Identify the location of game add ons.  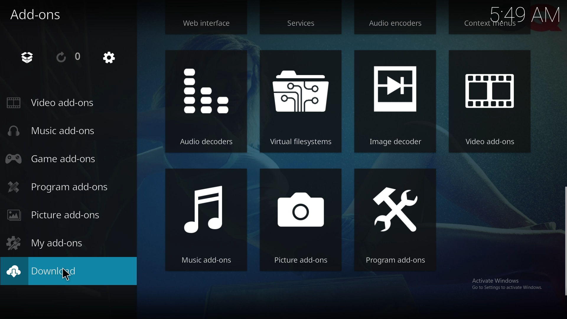
(55, 158).